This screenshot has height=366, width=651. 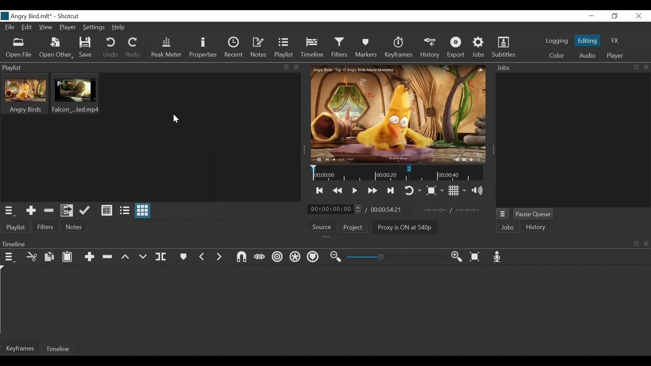 I want to click on Clip, so click(x=75, y=94).